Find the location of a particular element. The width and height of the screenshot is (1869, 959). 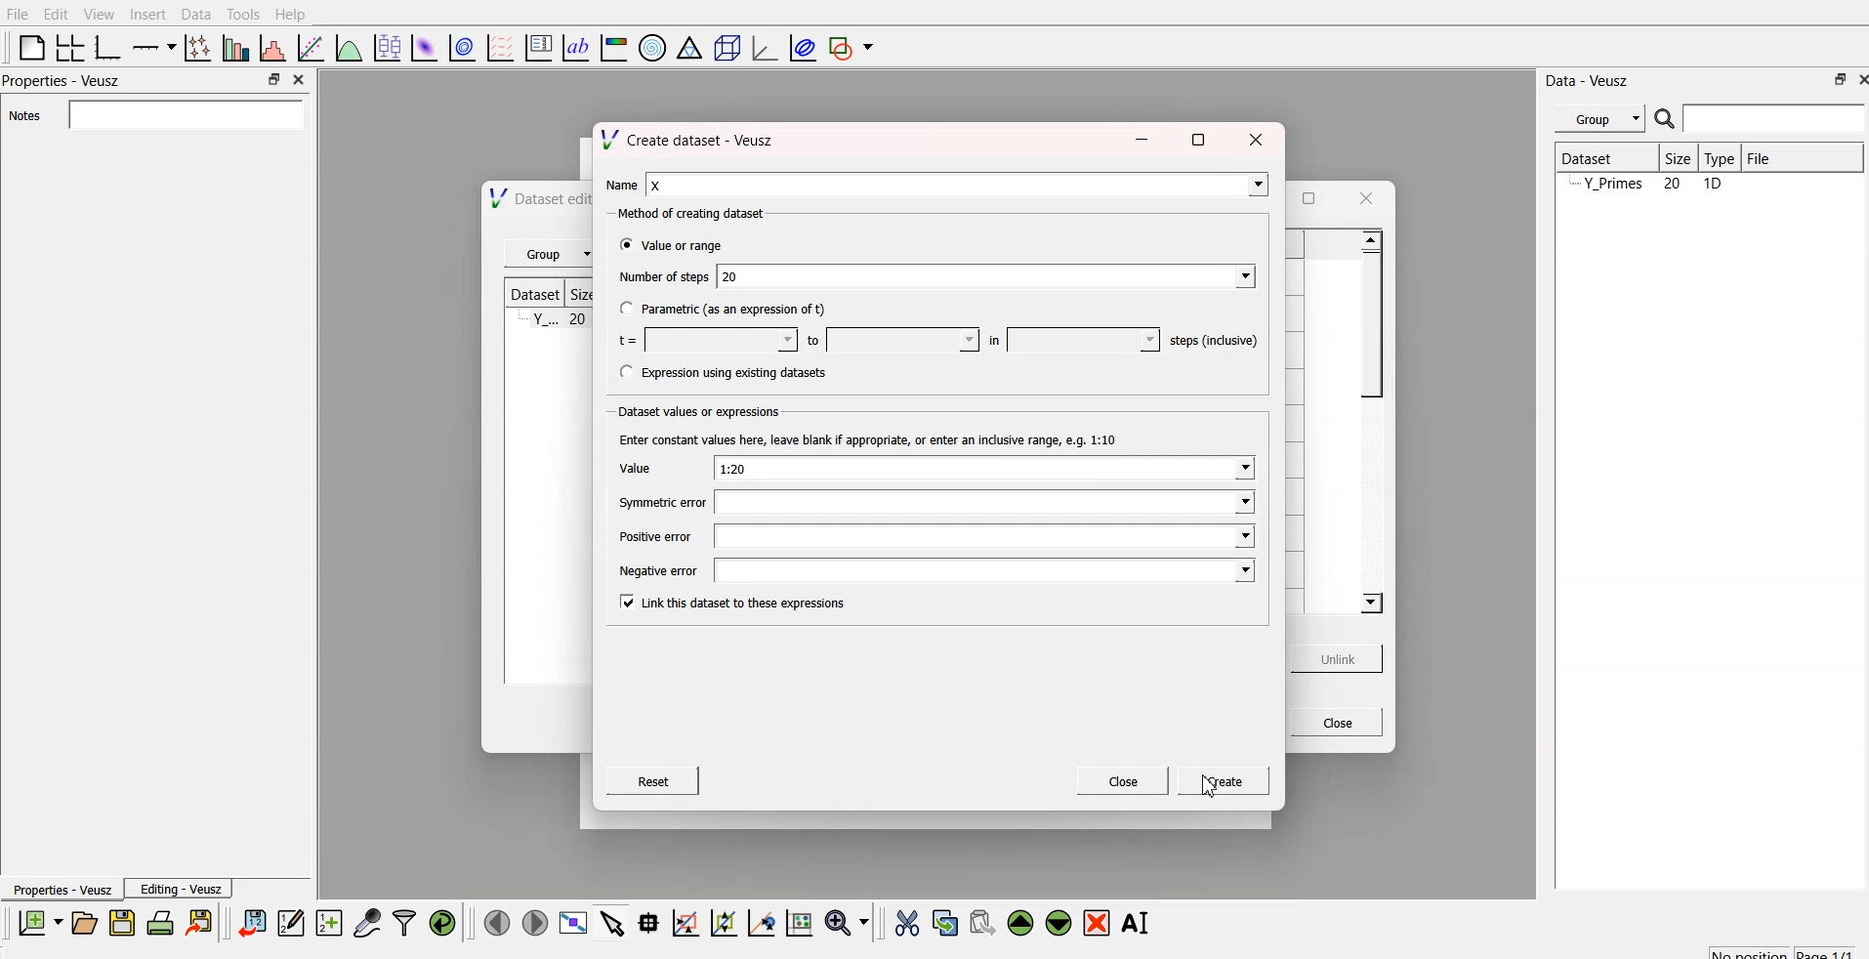

export to graphics format is located at coordinates (203, 922).